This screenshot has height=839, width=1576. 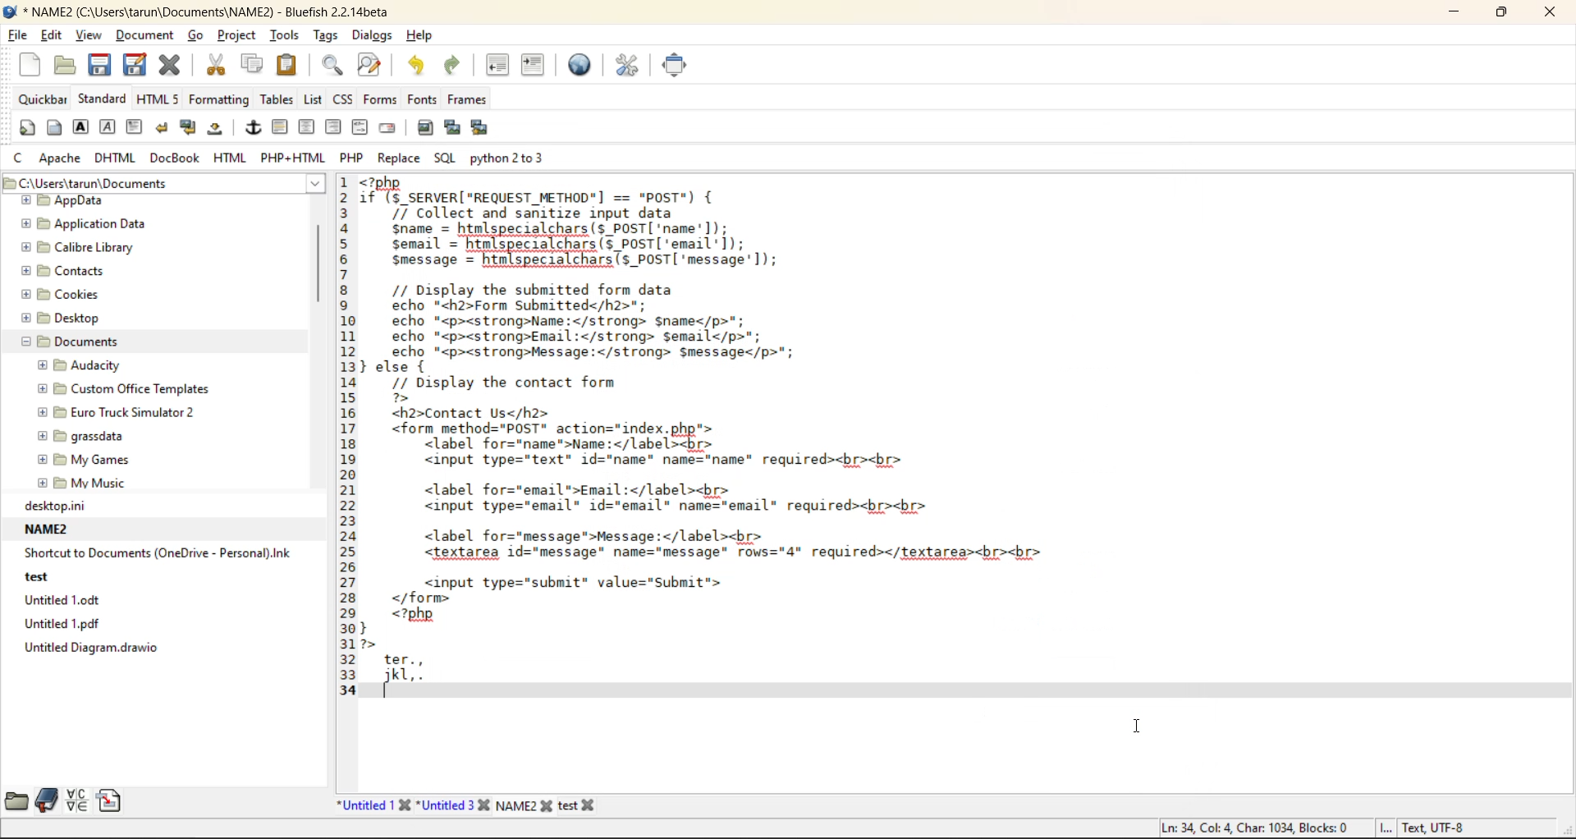 I want to click on copy, so click(x=254, y=65).